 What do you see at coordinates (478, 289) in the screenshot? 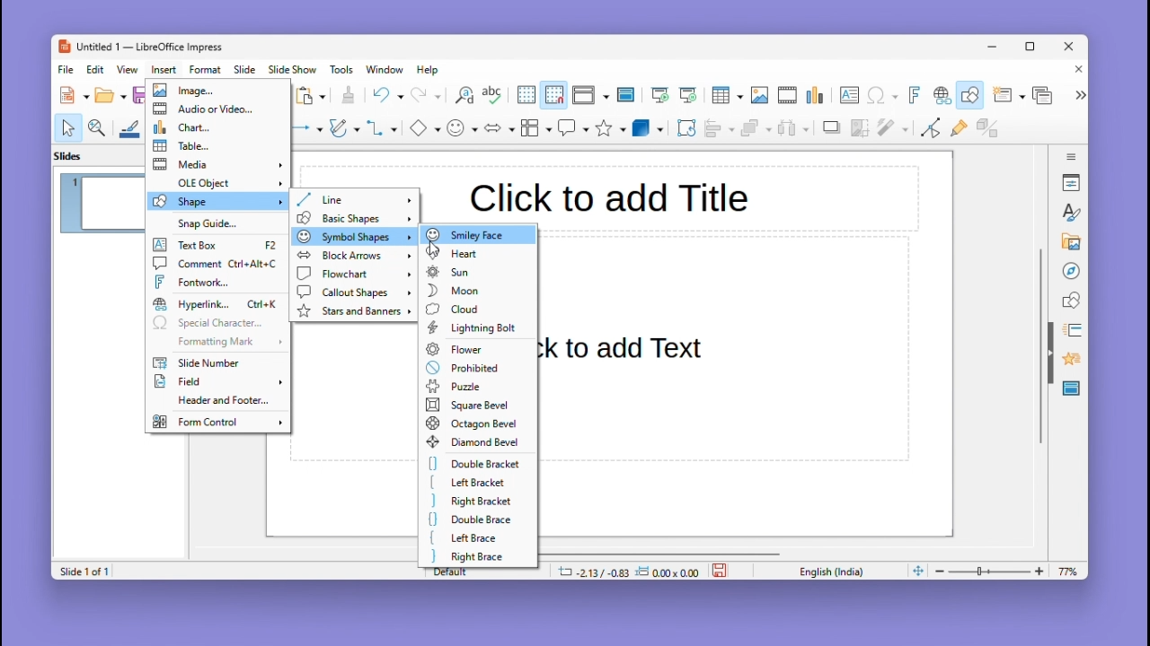
I see `Moon` at bounding box center [478, 289].